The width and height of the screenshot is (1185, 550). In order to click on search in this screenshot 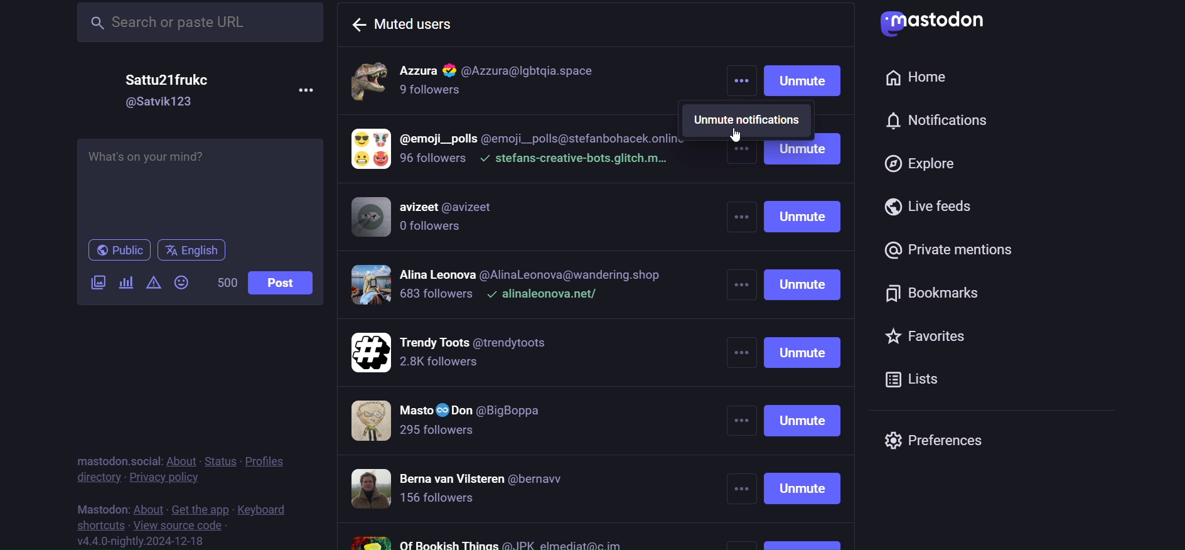, I will do `click(201, 24)`.